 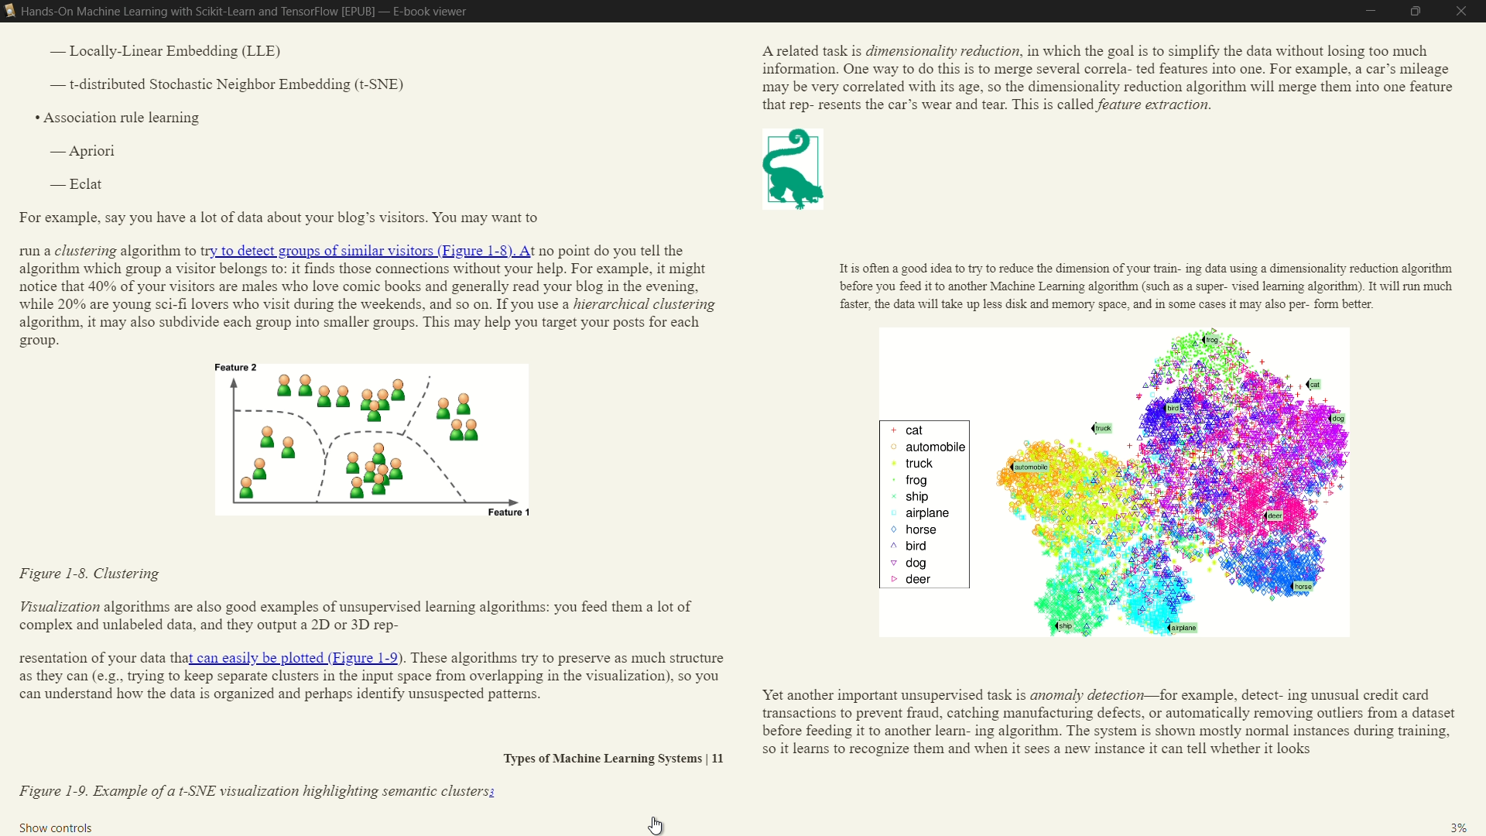 I want to click on maximize, so click(x=1419, y=12).